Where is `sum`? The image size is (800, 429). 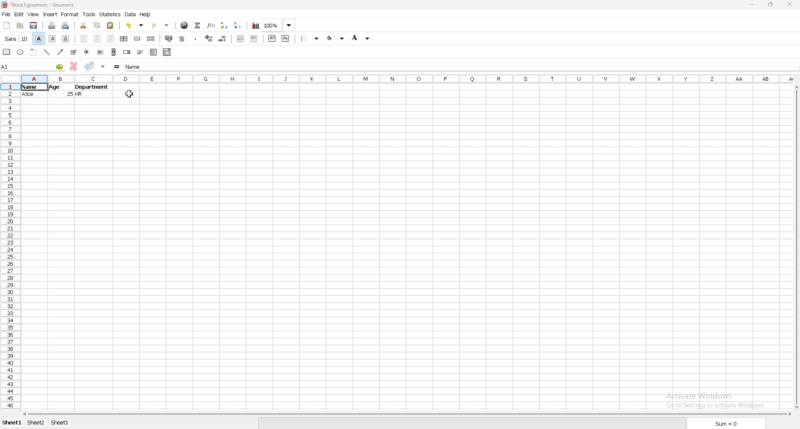
sum is located at coordinates (727, 424).